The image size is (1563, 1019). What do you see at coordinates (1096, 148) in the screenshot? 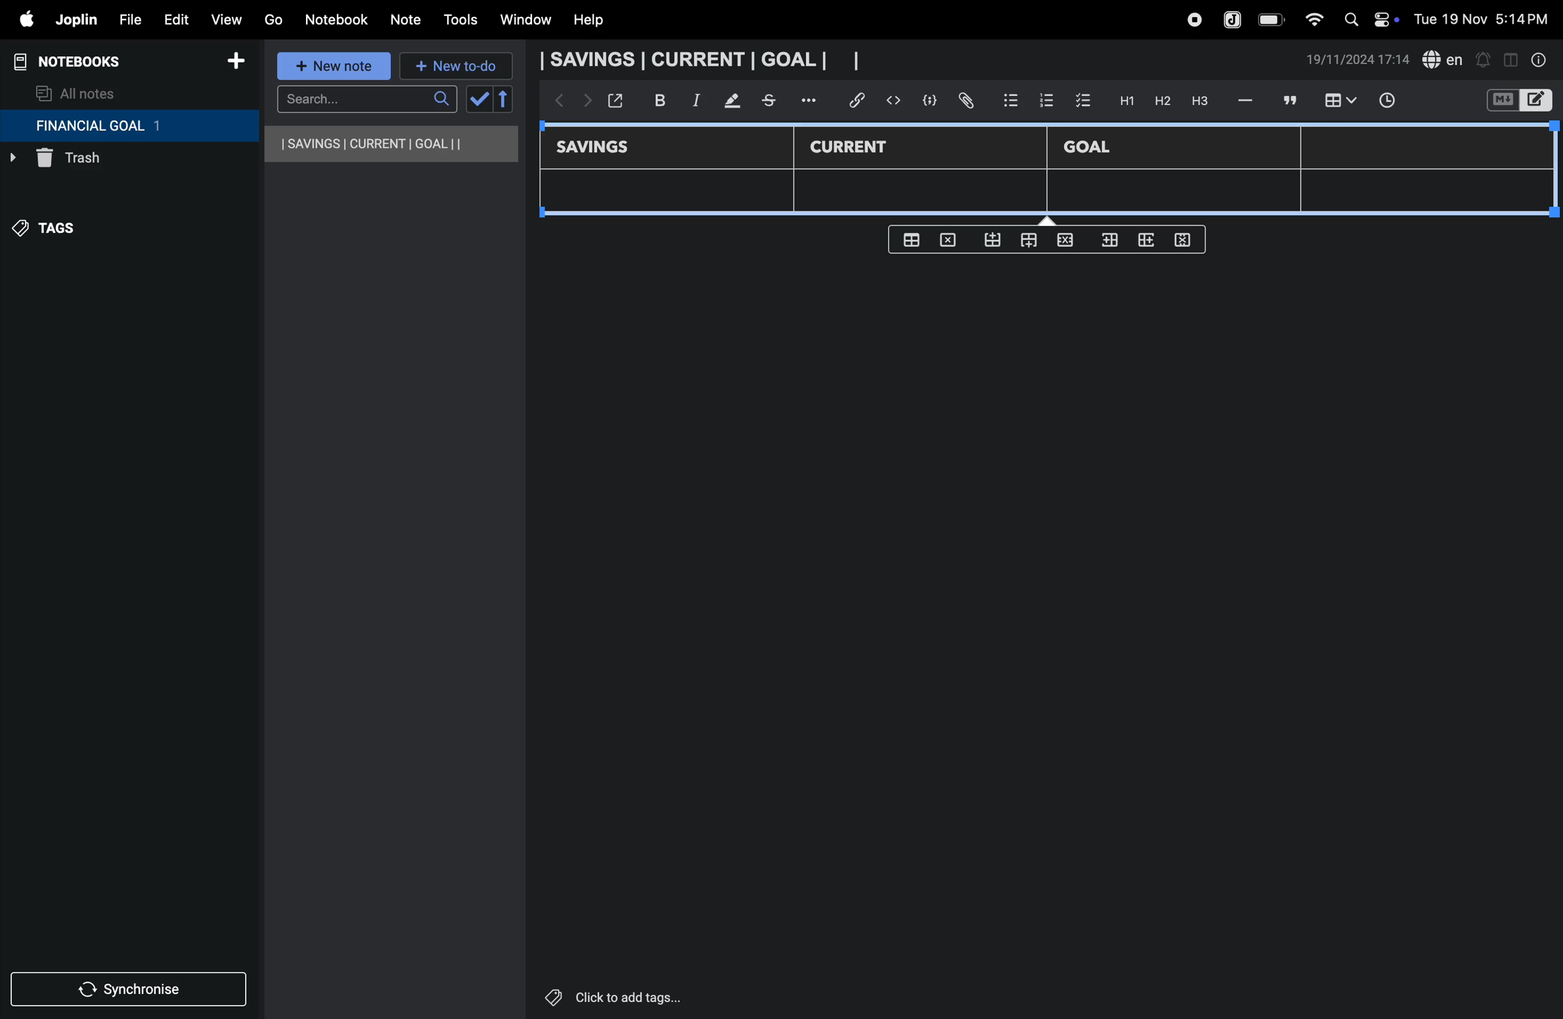
I see `Goal` at bounding box center [1096, 148].